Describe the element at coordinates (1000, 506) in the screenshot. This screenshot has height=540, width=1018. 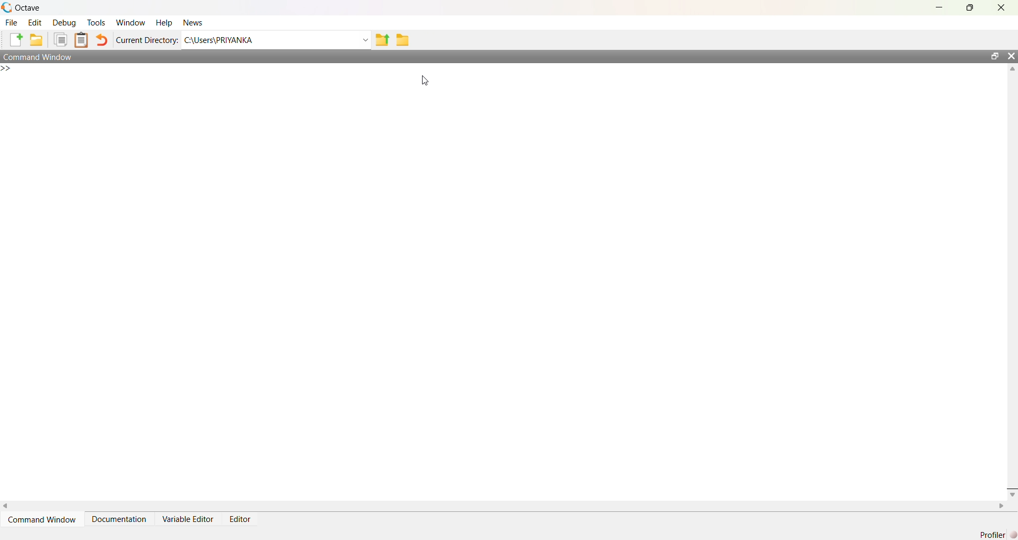
I see `Right Scroll` at that location.